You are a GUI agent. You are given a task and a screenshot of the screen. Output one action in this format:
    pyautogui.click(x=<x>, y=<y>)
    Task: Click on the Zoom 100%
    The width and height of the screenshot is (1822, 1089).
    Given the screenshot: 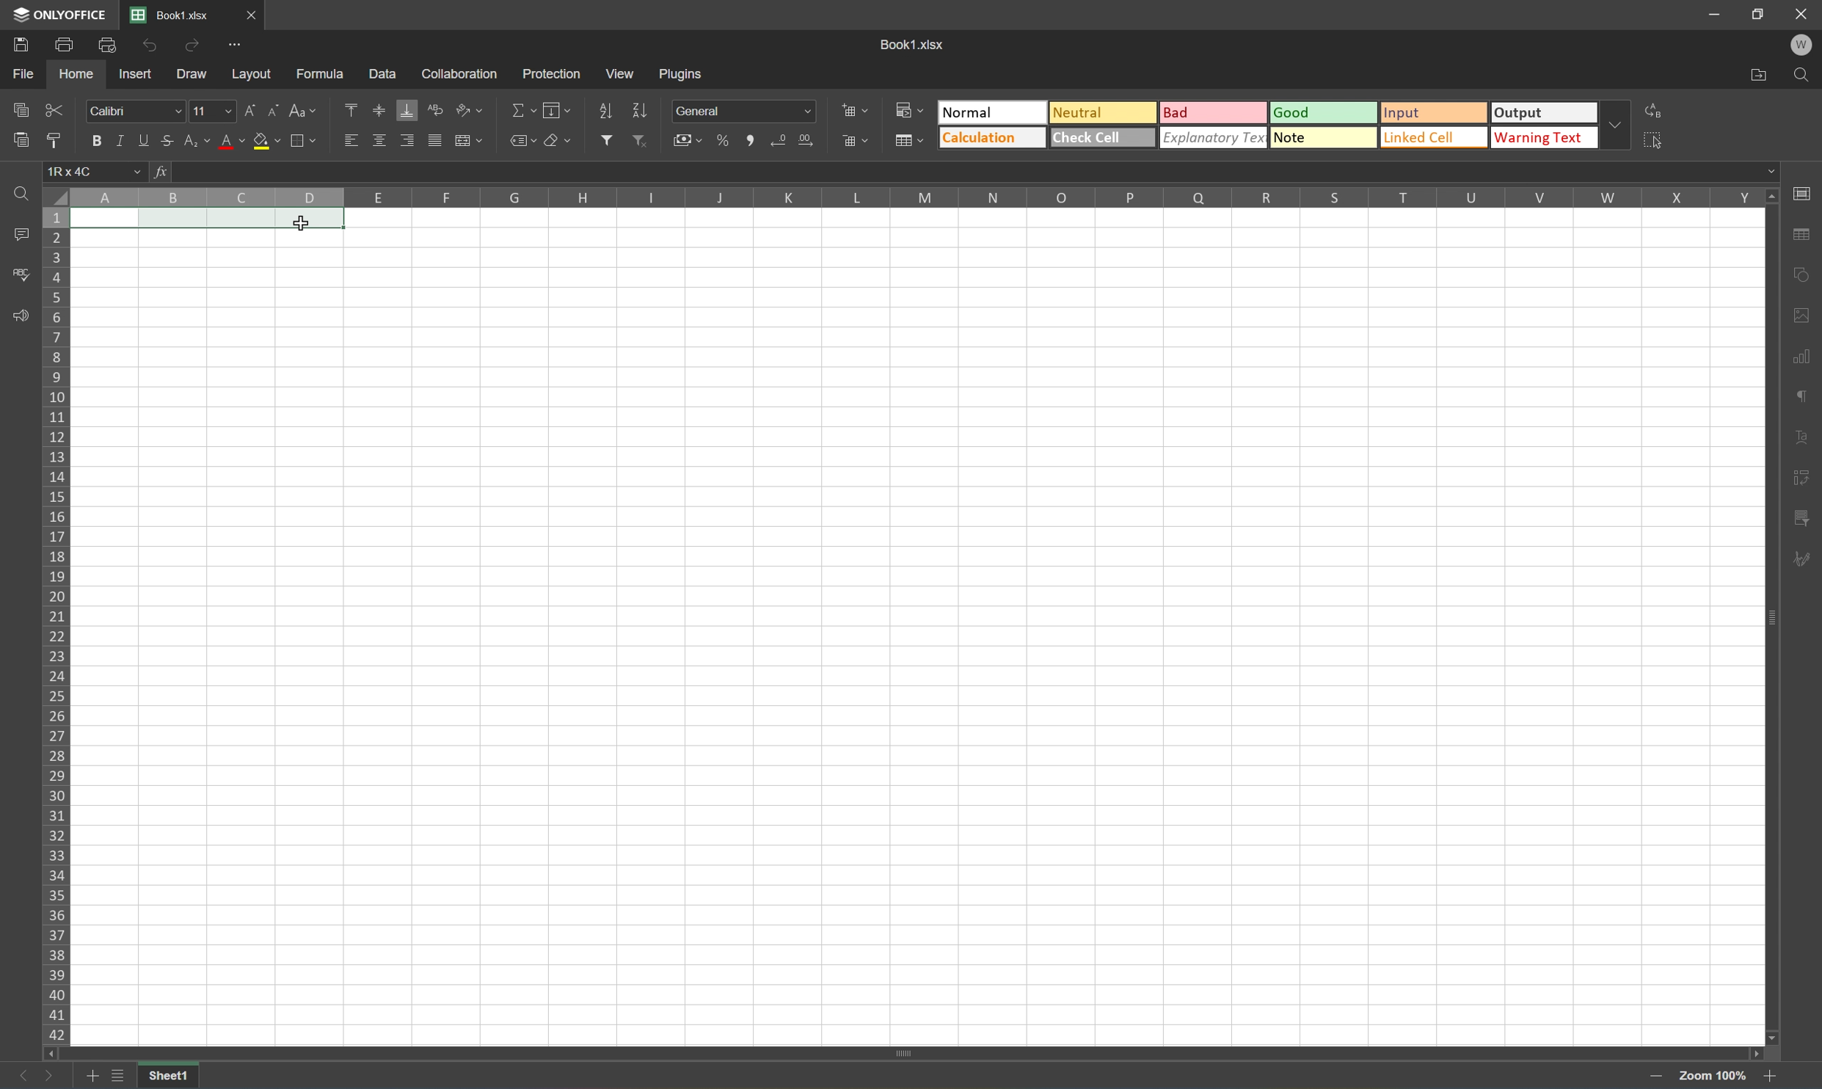 What is the action you would take?
    pyautogui.click(x=1710, y=1077)
    